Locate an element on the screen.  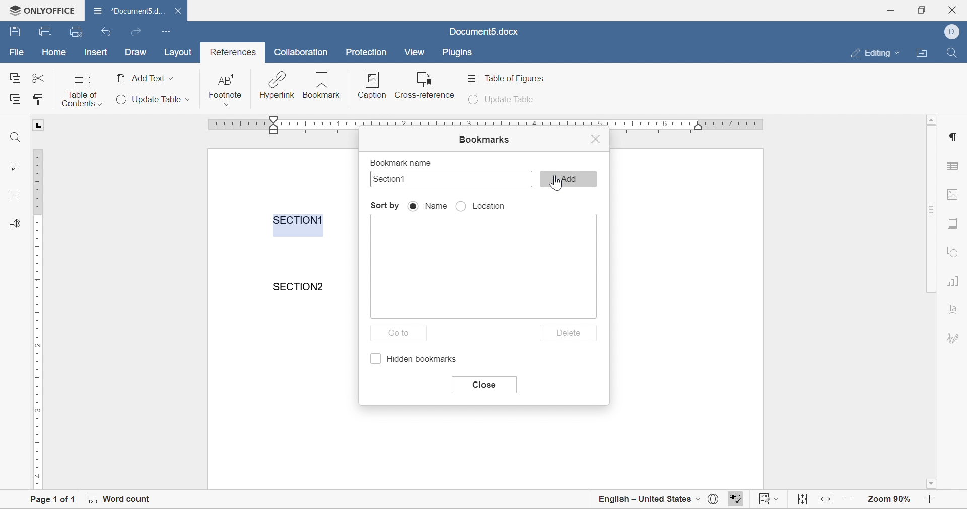
plugins is located at coordinates (458, 53).